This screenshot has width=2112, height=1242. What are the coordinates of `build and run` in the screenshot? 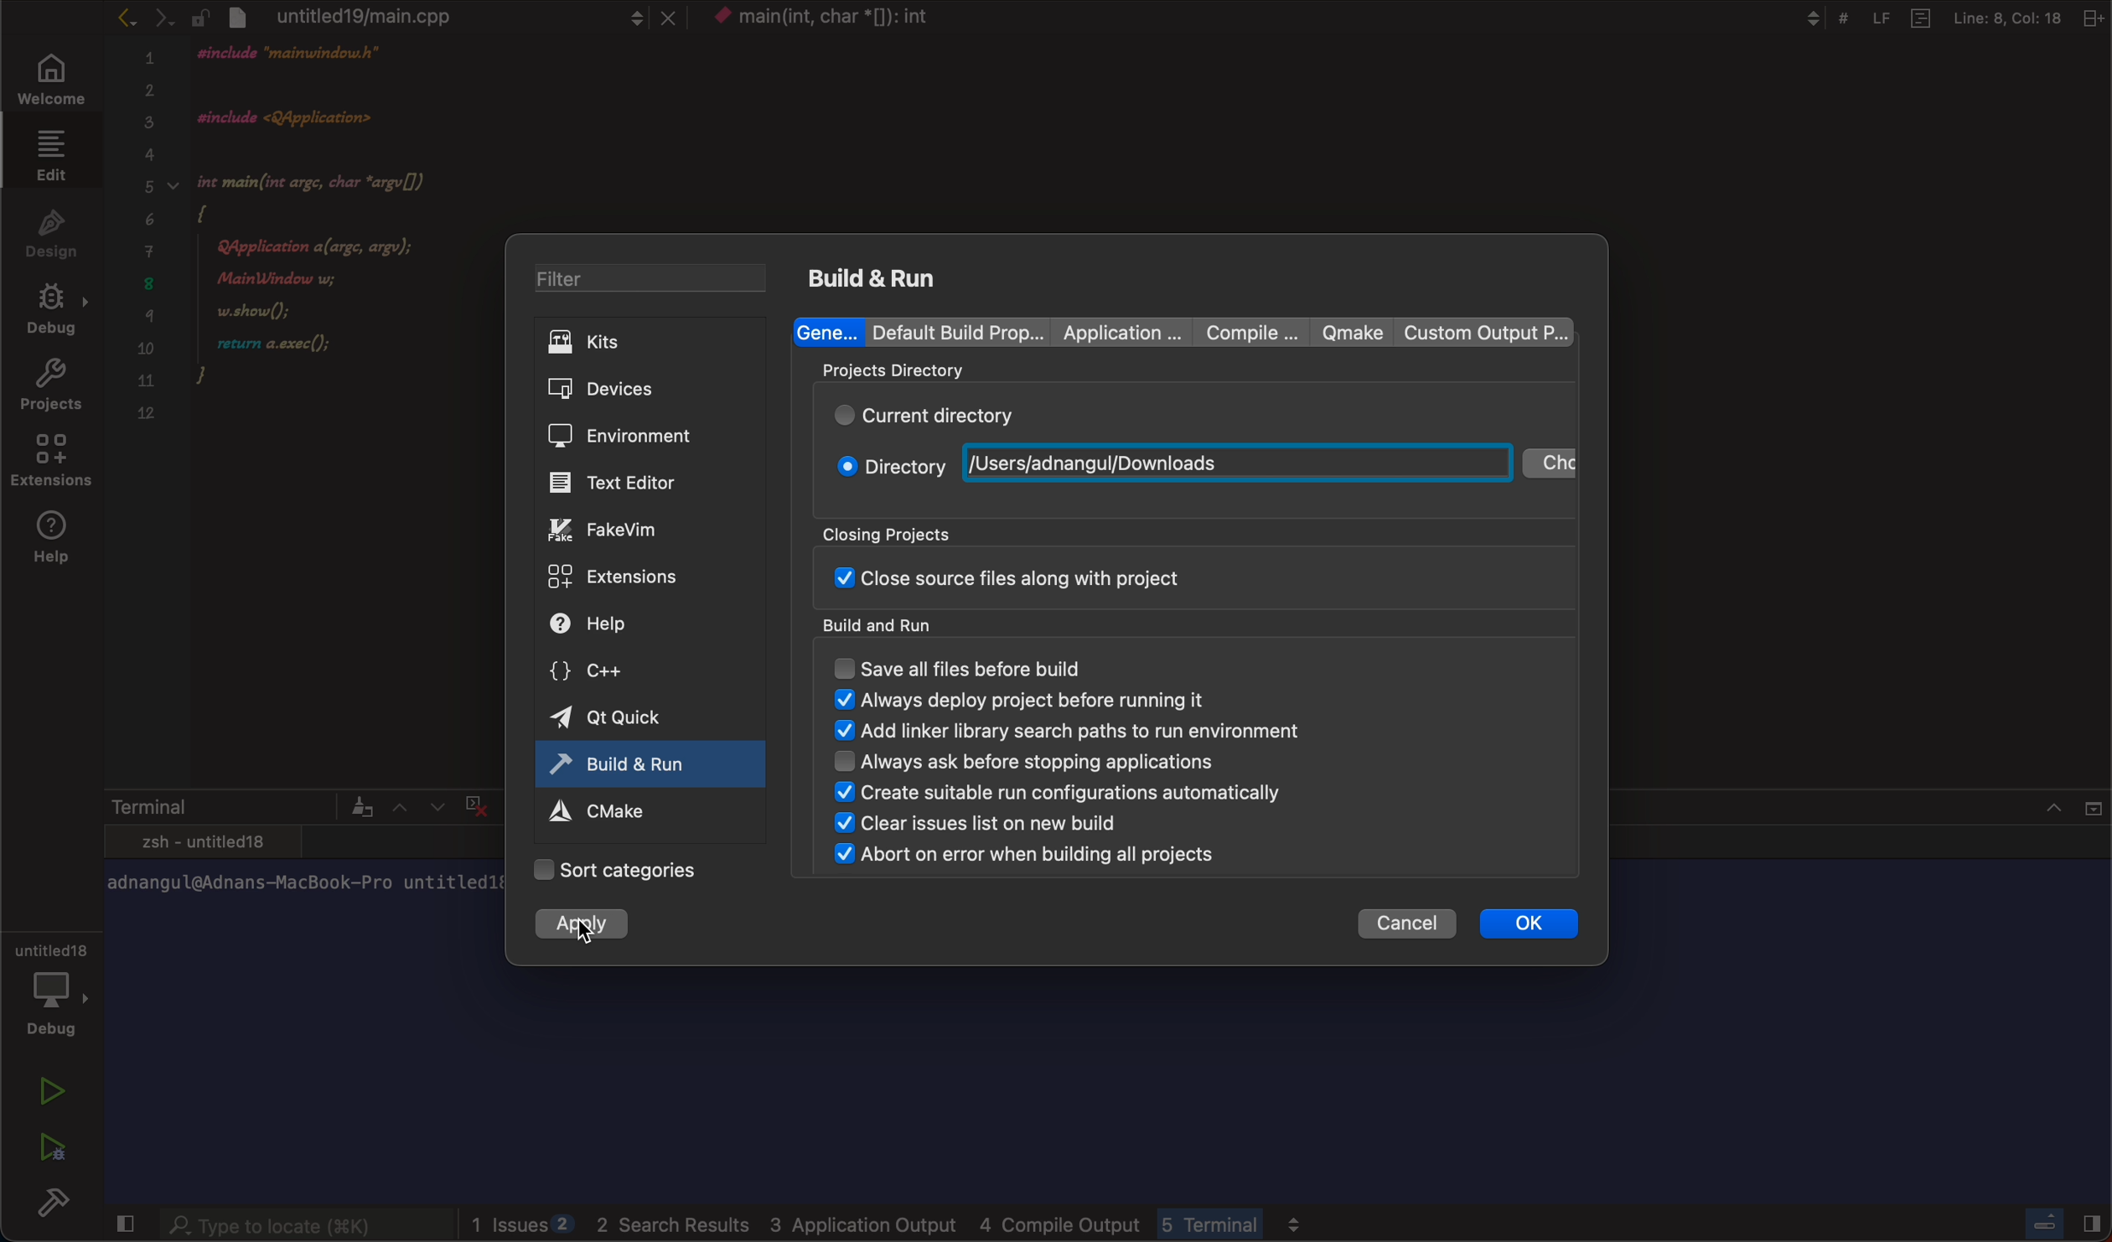 It's located at (872, 278).